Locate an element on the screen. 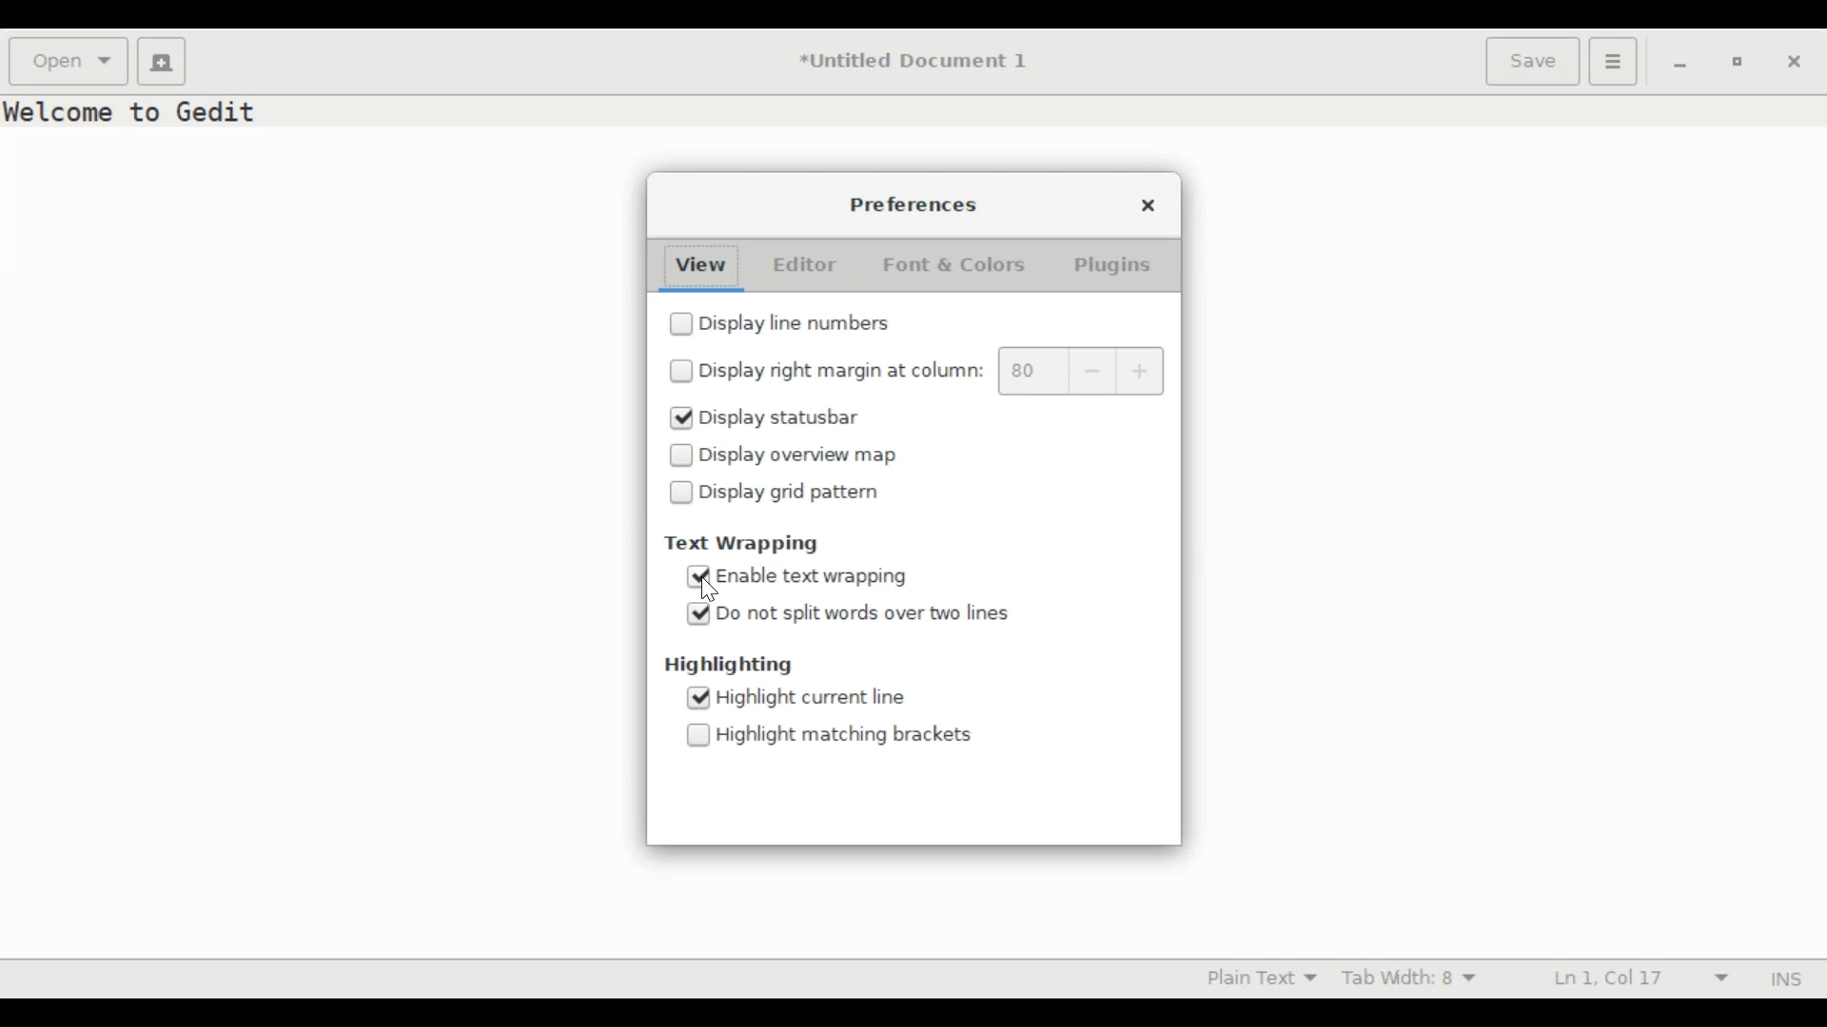  checkbox is located at coordinates (681, 495).